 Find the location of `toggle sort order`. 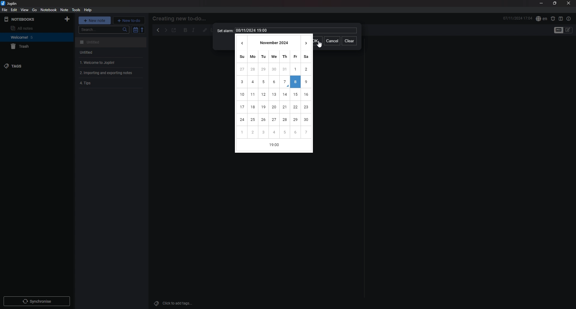

toggle sort order is located at coordinates (135, 30).